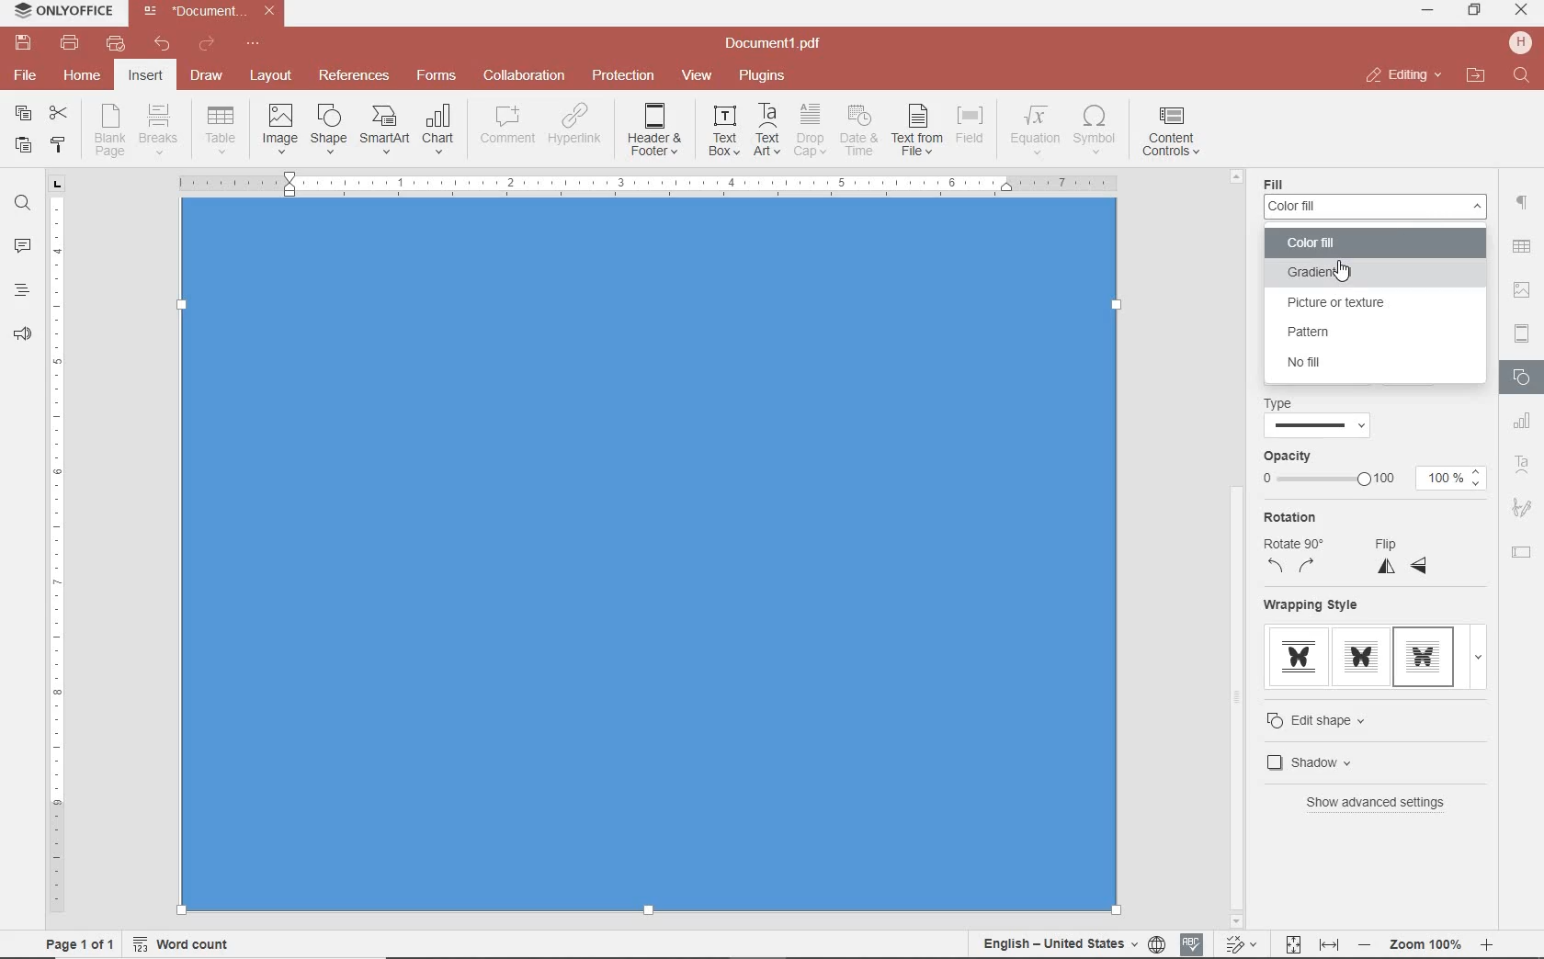 The image size is (1544, 959). Describe the element at coordinates (576, 128) in the screenshot. I see `ADD HYPERLINK` at that location.